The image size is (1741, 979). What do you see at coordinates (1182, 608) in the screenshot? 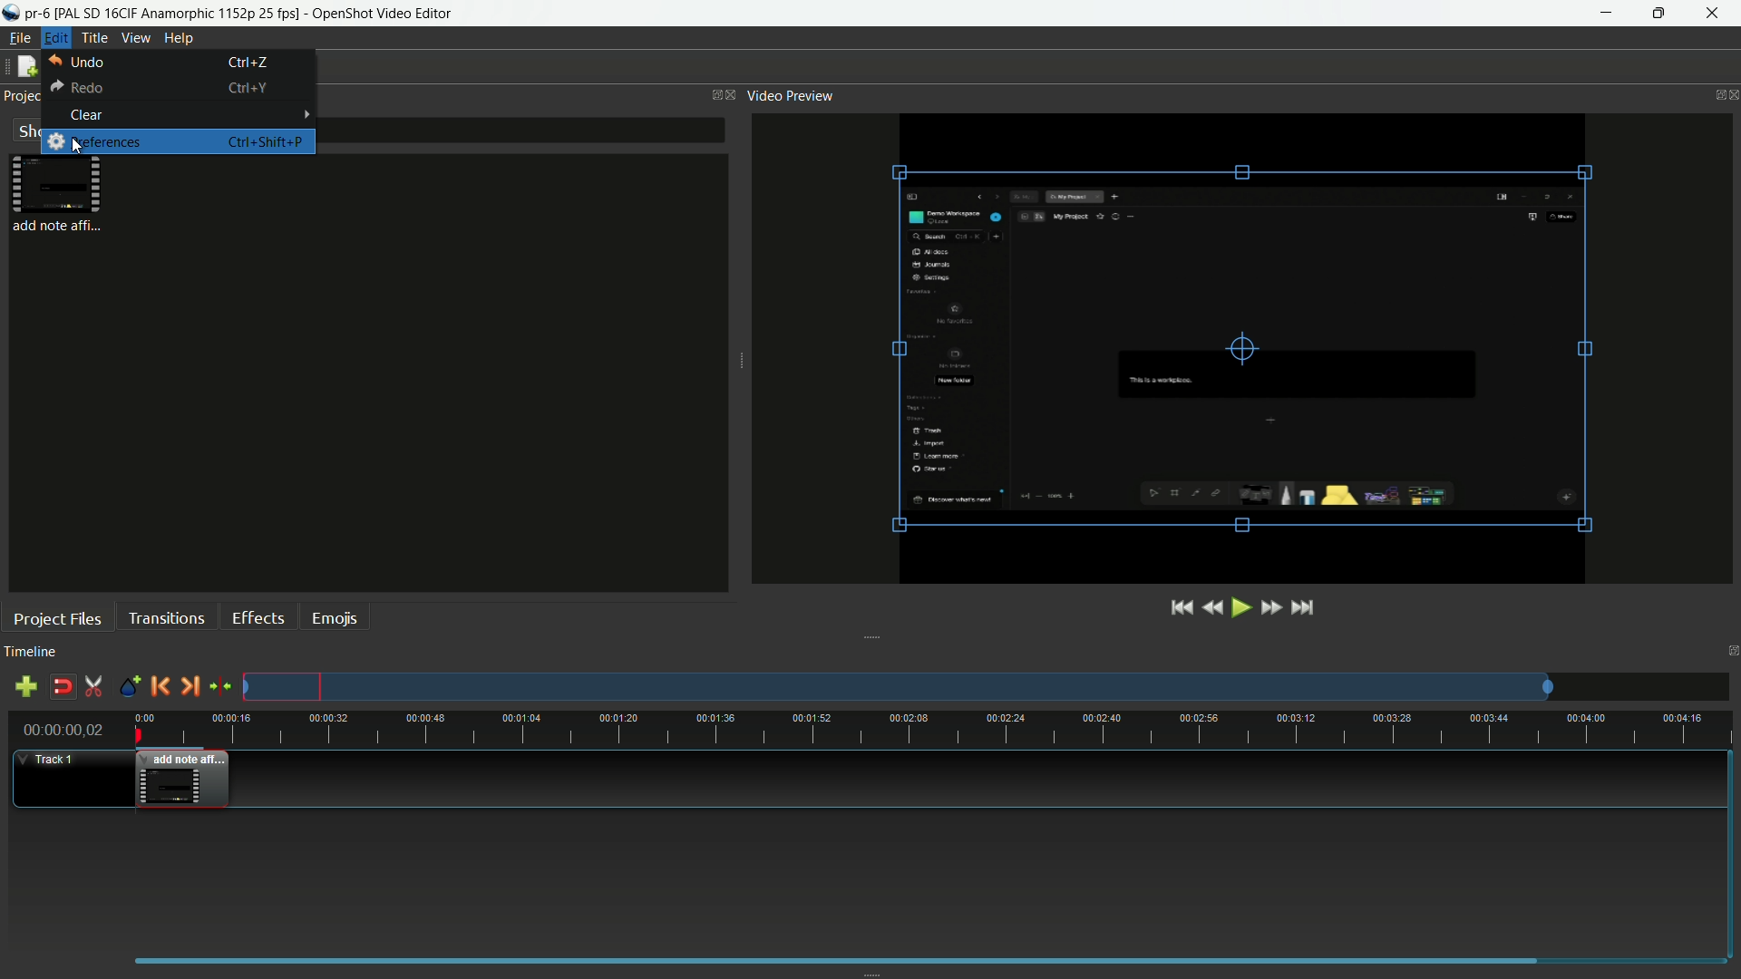
I see `jump to start` at bounding box center [1182, 608].